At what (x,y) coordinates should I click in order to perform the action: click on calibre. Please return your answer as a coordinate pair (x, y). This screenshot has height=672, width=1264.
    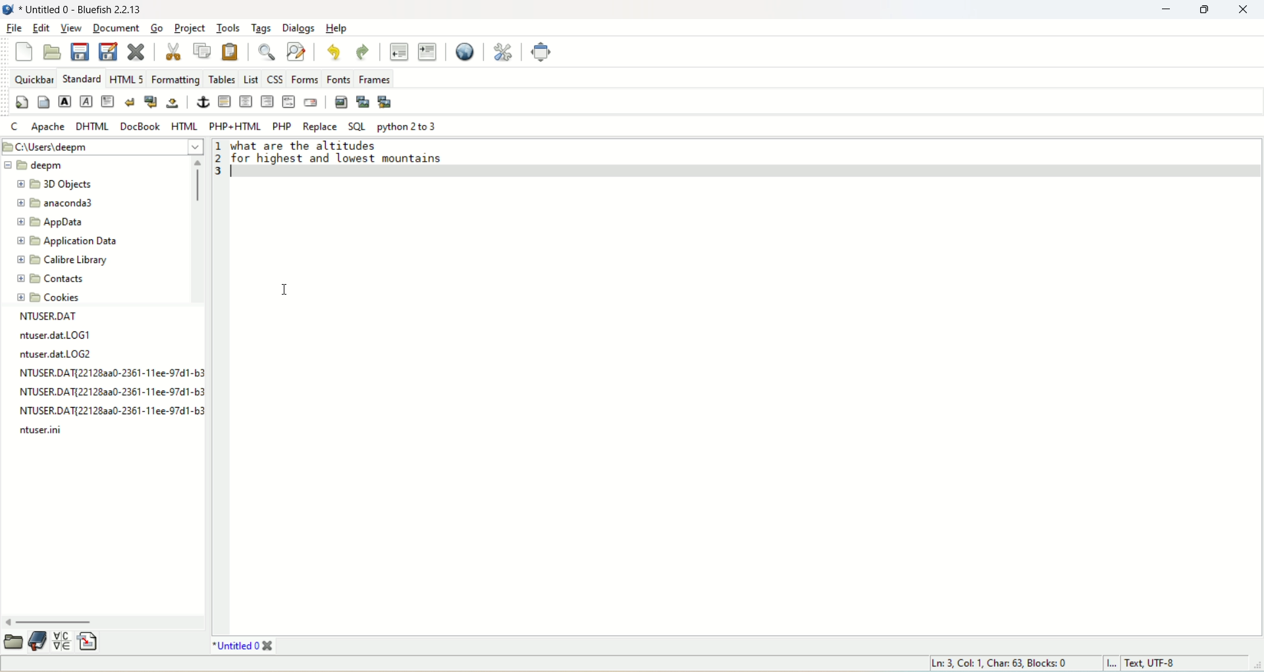
    Looking at the image, I should click on (59, 261).